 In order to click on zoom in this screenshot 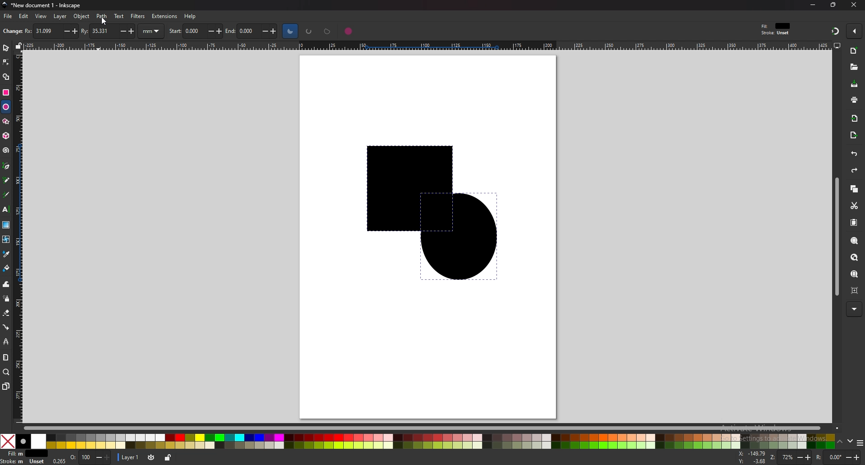, I will do `click(791, 457)`.